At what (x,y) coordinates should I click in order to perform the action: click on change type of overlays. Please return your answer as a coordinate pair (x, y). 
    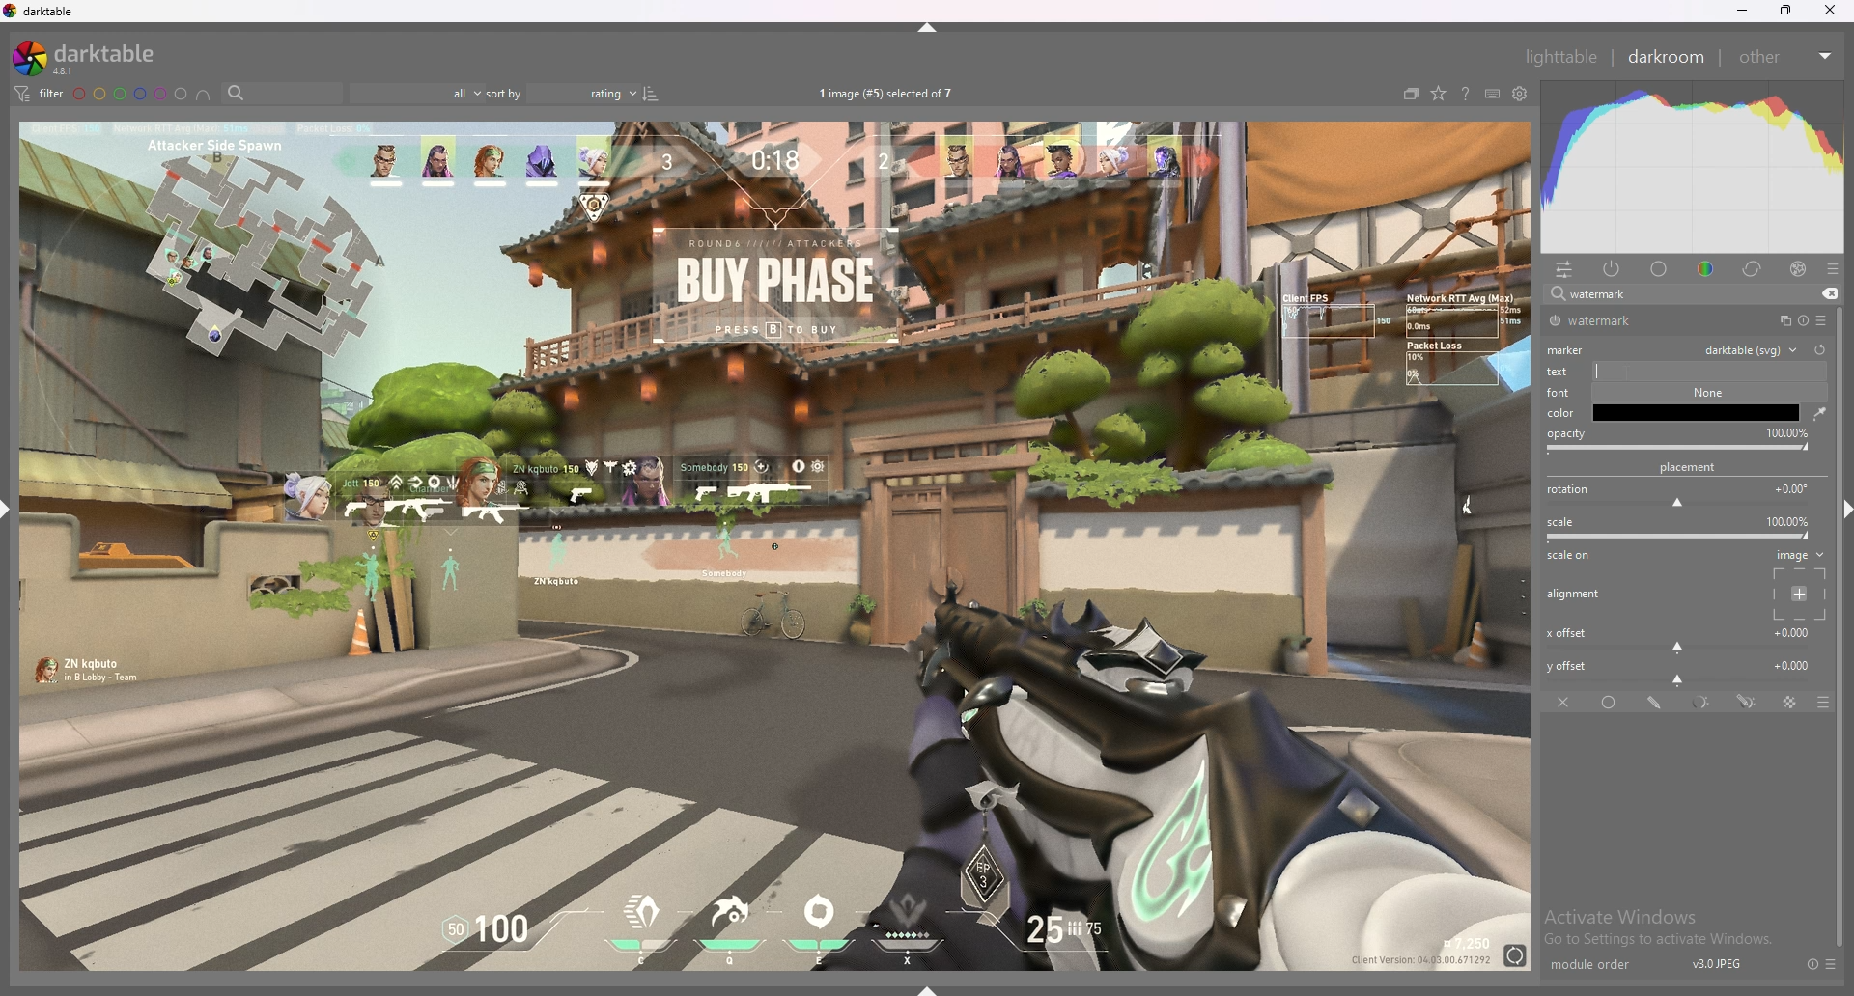
    Looking at the image, I should click on (1438, 95).